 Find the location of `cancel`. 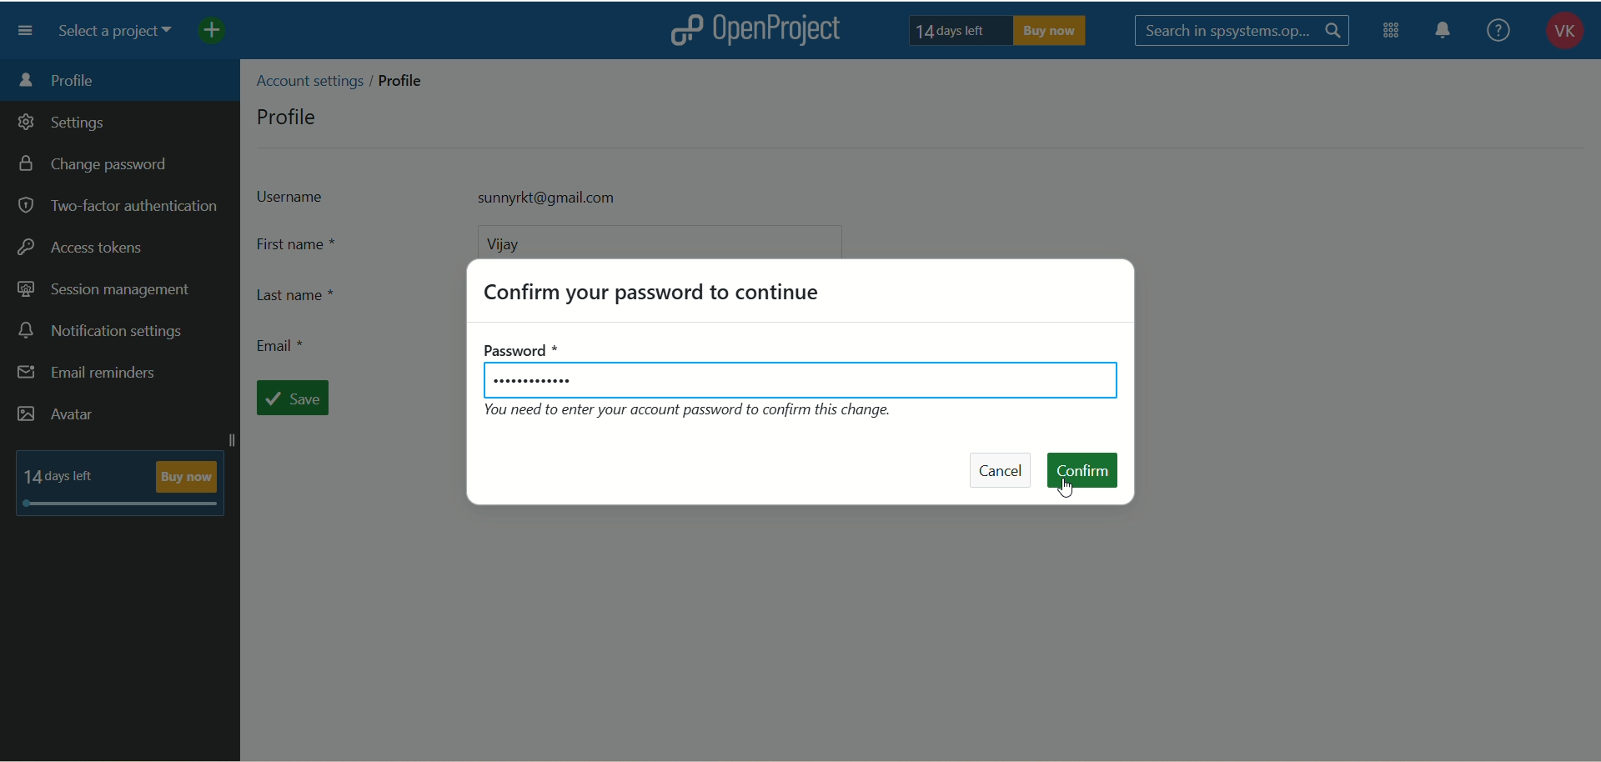

cancel is located at coordinates (1002, 469).